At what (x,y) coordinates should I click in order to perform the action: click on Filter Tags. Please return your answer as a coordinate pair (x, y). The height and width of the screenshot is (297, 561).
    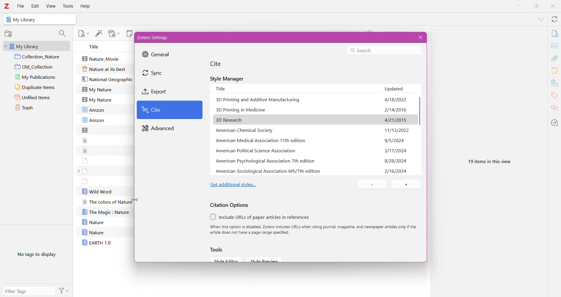
    Looking at the image, I should click on (30, 291).